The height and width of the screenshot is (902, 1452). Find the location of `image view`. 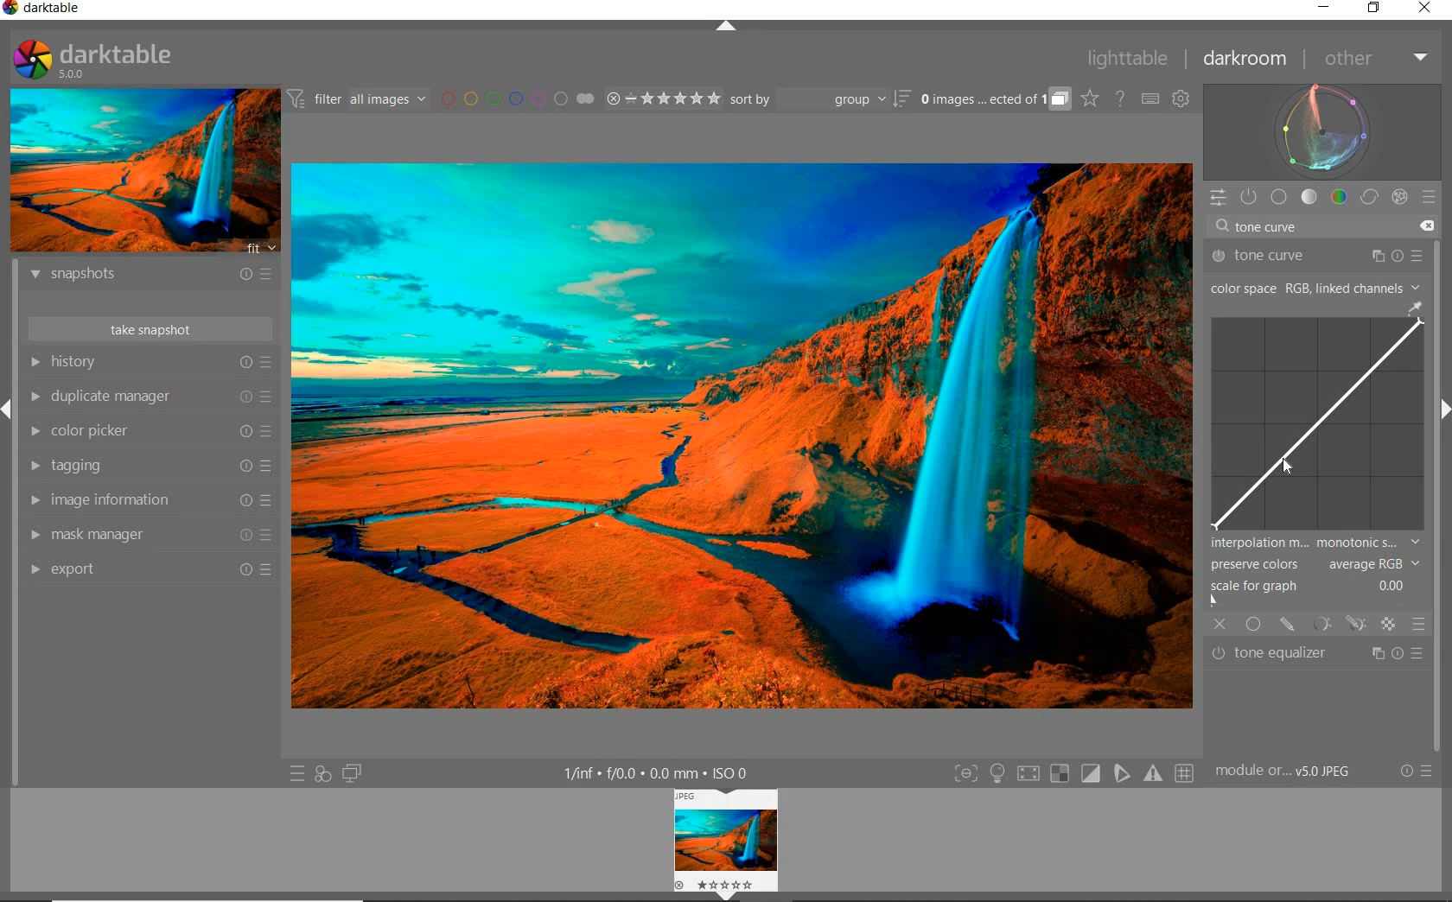

image view is located at coordinates (720, 837).